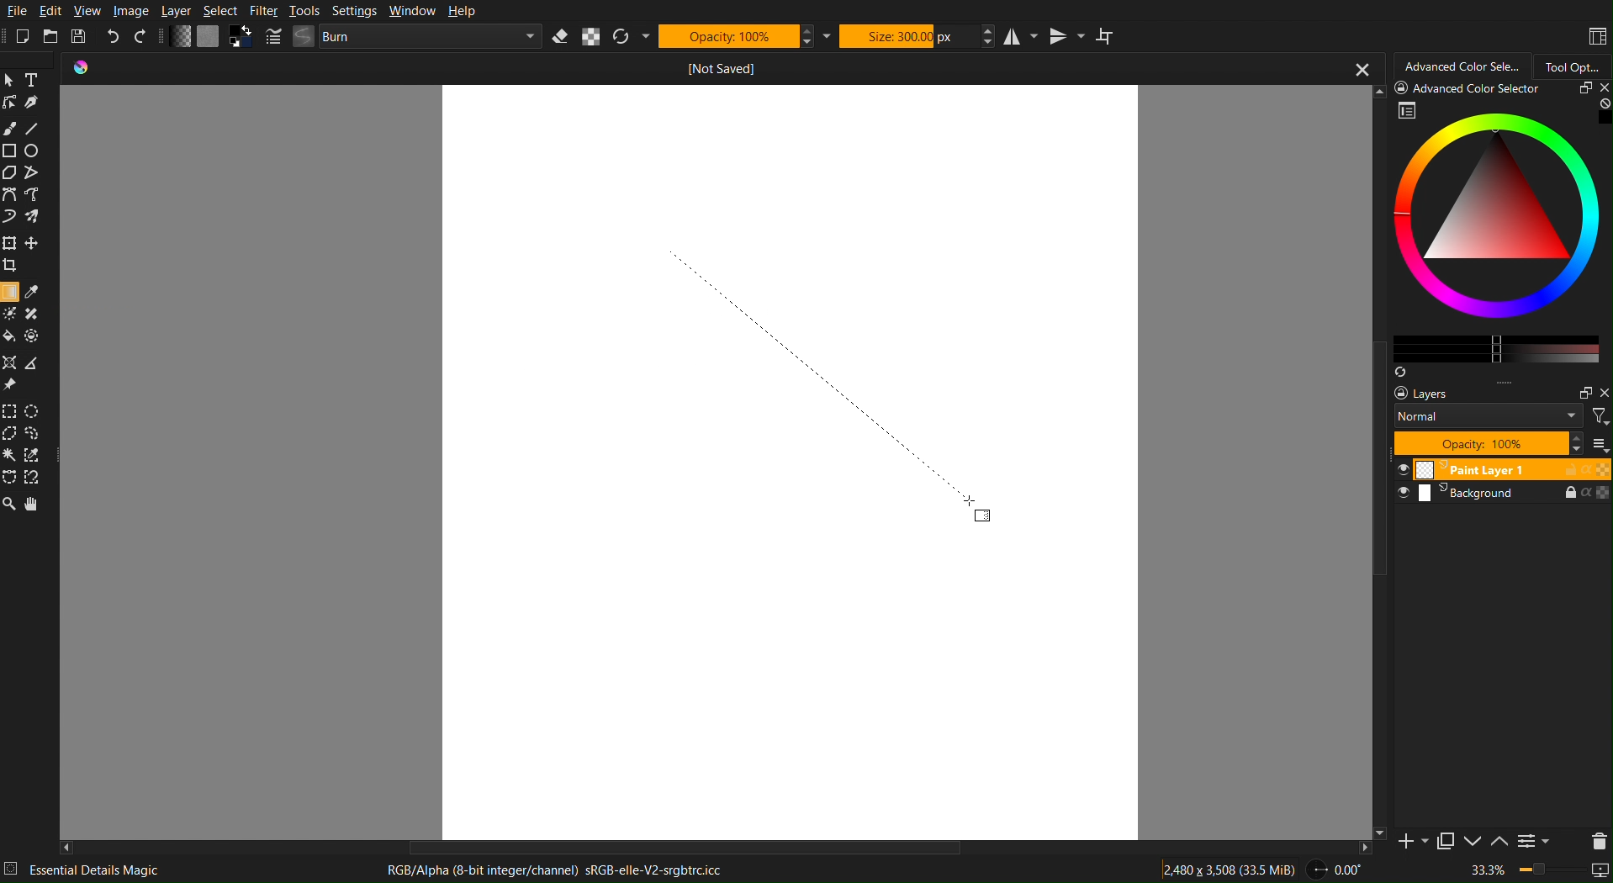  I want to click on Color Settings, so click(209, 39).